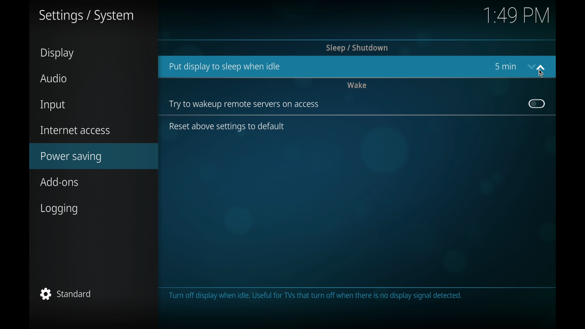  I want to click on cursor, so click(541, 74).